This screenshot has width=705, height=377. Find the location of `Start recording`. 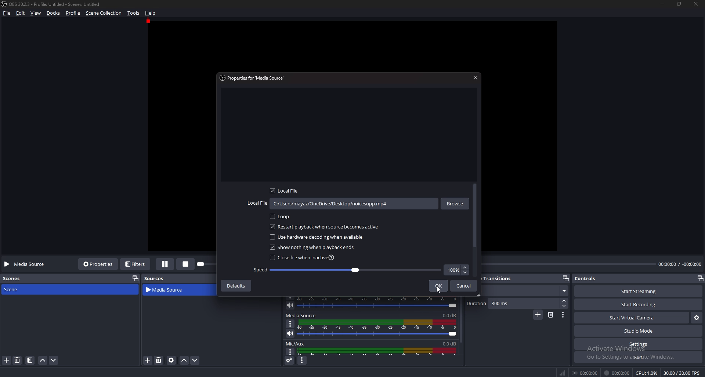

Start recording is located at coordinates (639, 305).